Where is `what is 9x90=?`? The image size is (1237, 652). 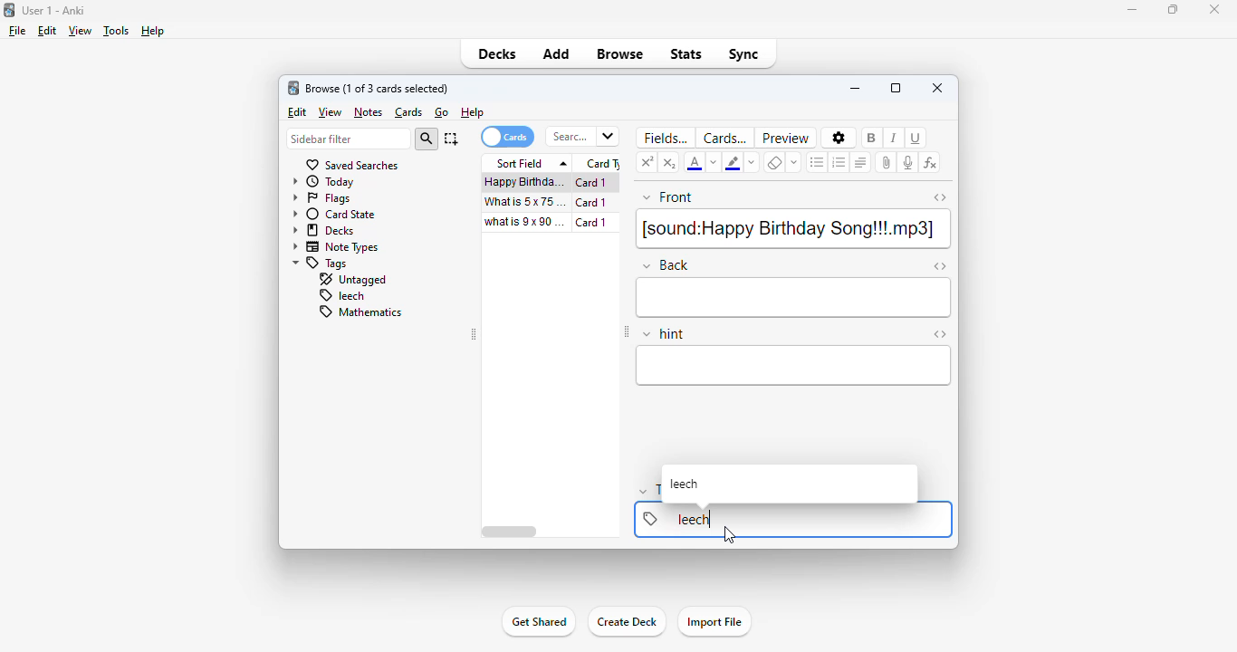 what is 9x90=? is located at coordinates (526, 222).